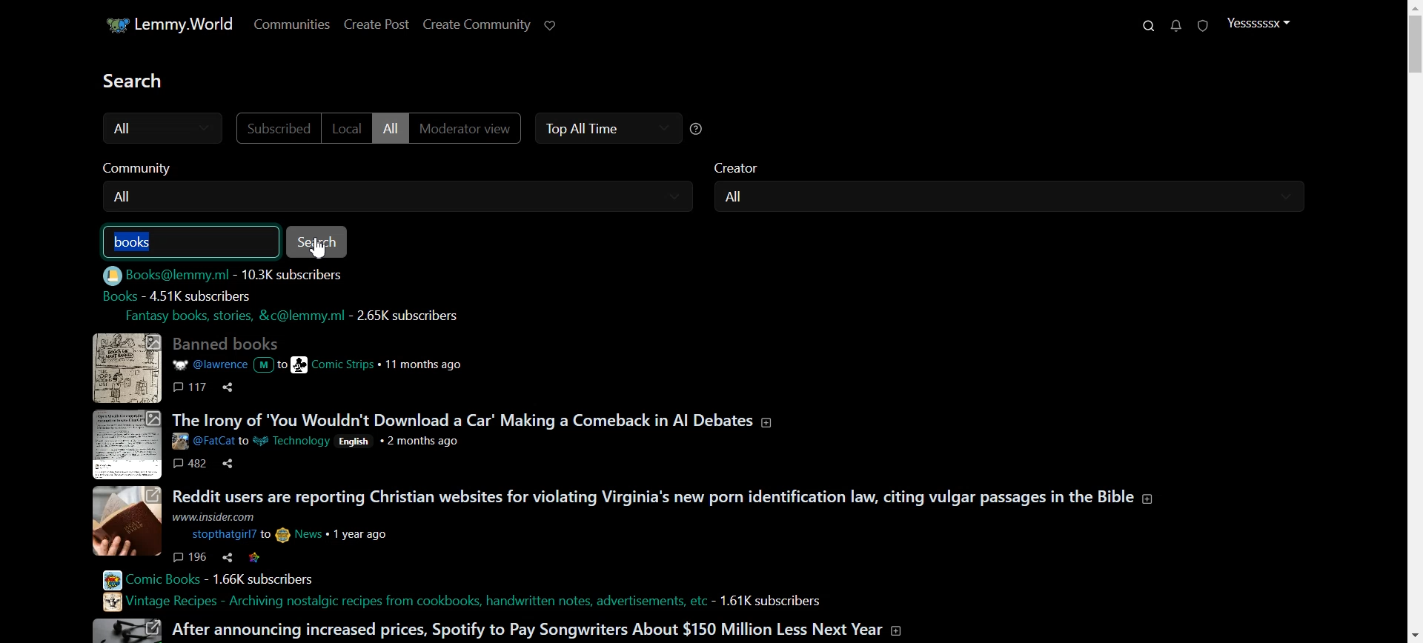  I want to click on comments, so click(190, 556).